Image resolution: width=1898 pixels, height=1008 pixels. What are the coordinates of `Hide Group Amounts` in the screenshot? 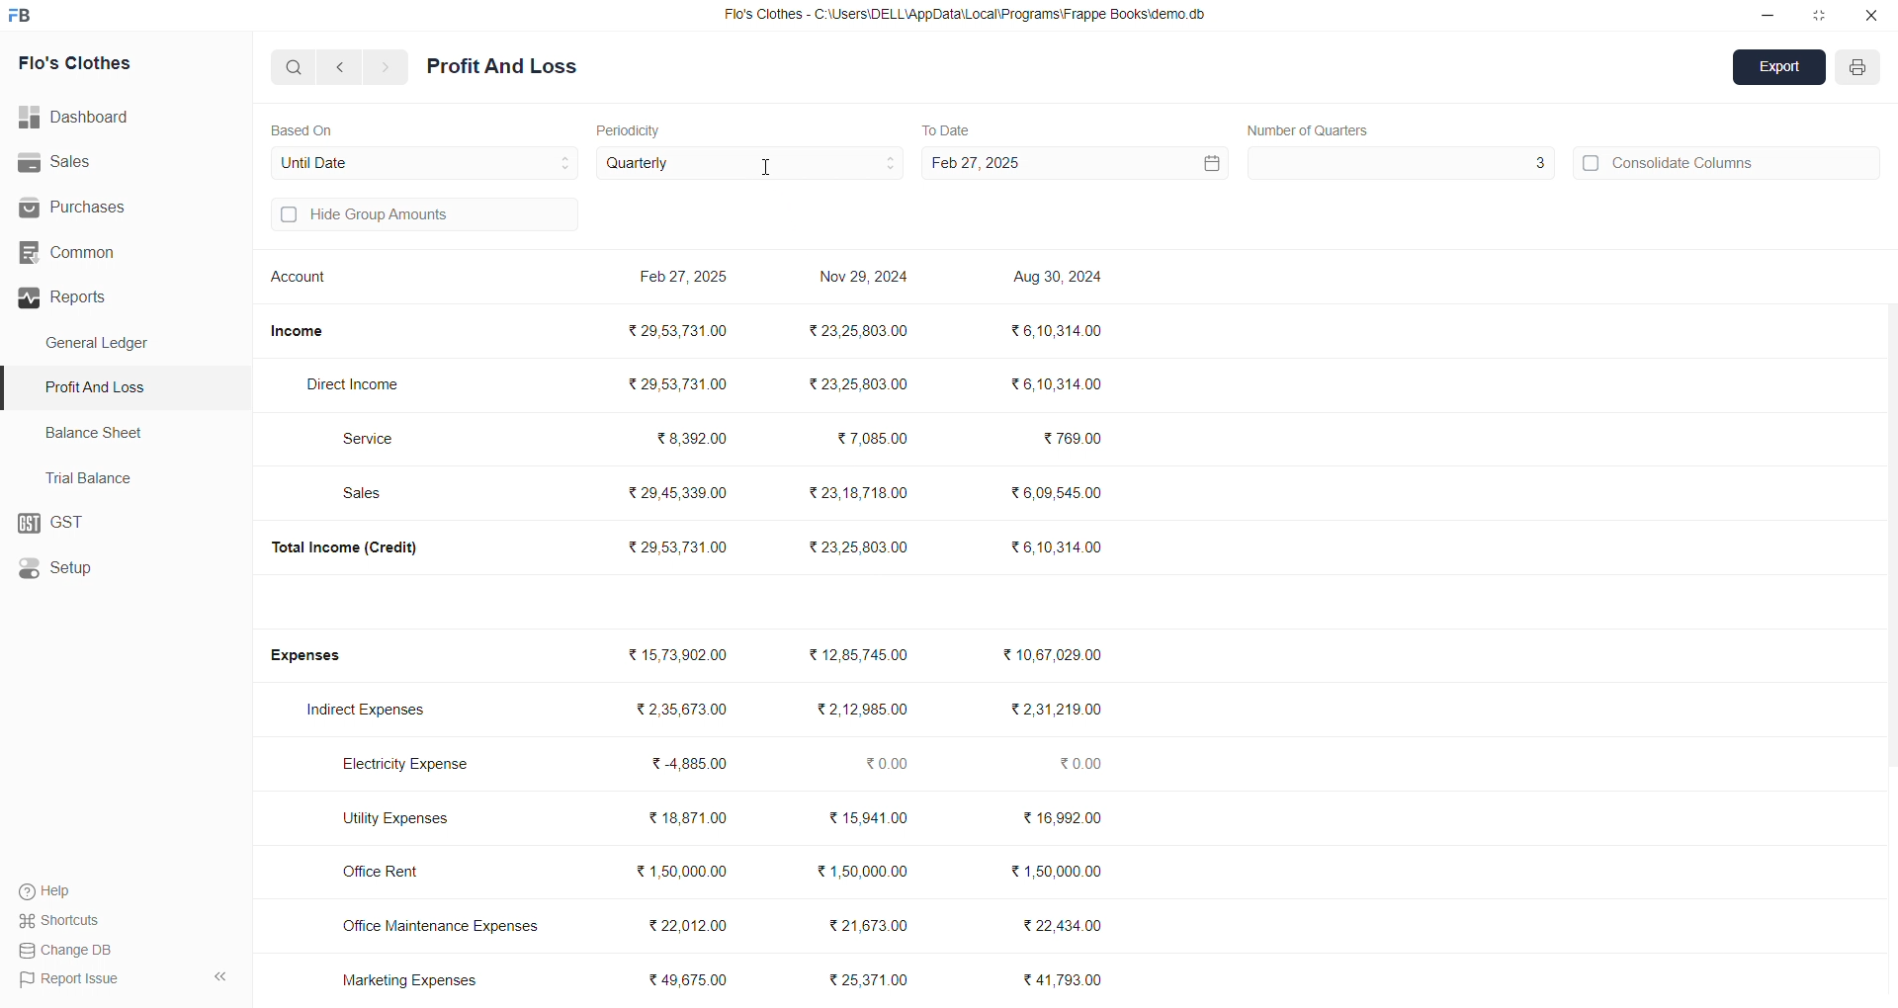 It's located at (421, 216).